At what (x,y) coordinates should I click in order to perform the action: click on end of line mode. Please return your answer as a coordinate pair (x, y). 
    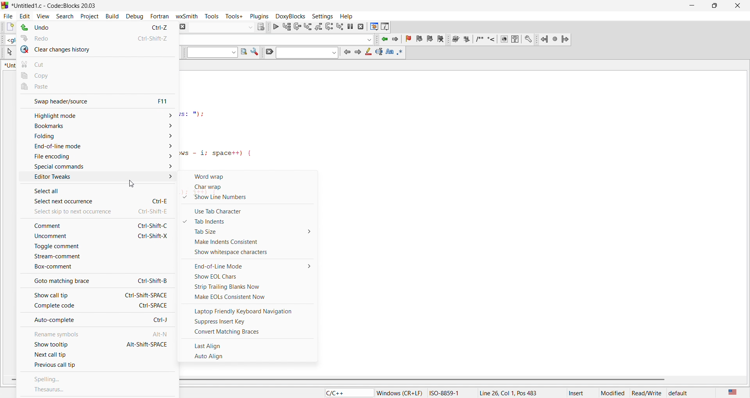
    Looking at the image, I should click on (251, 266).